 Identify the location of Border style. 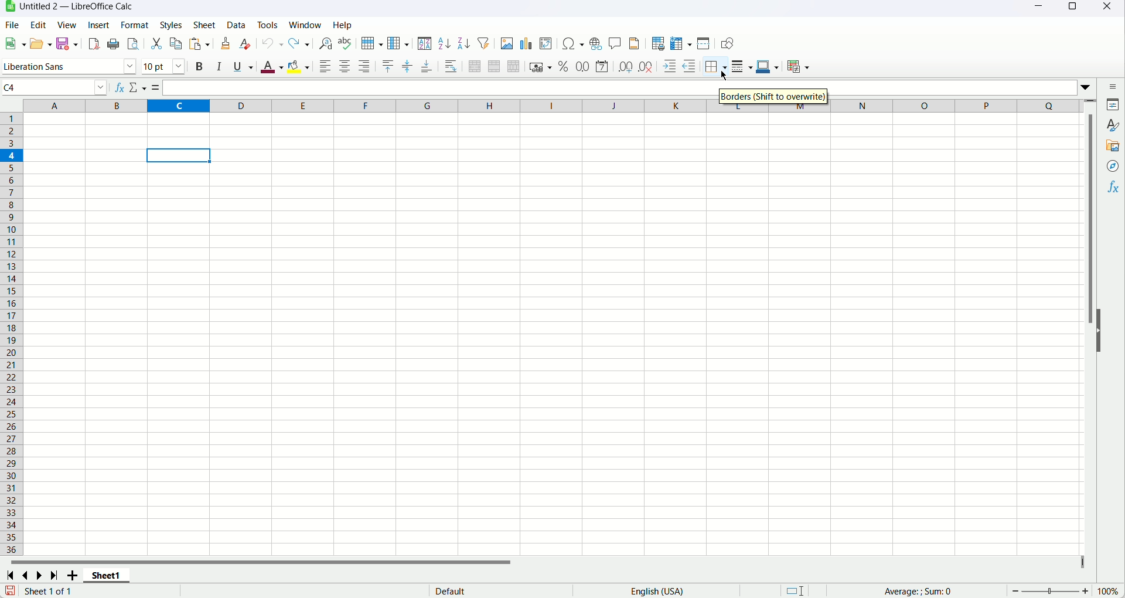
(741, 66).